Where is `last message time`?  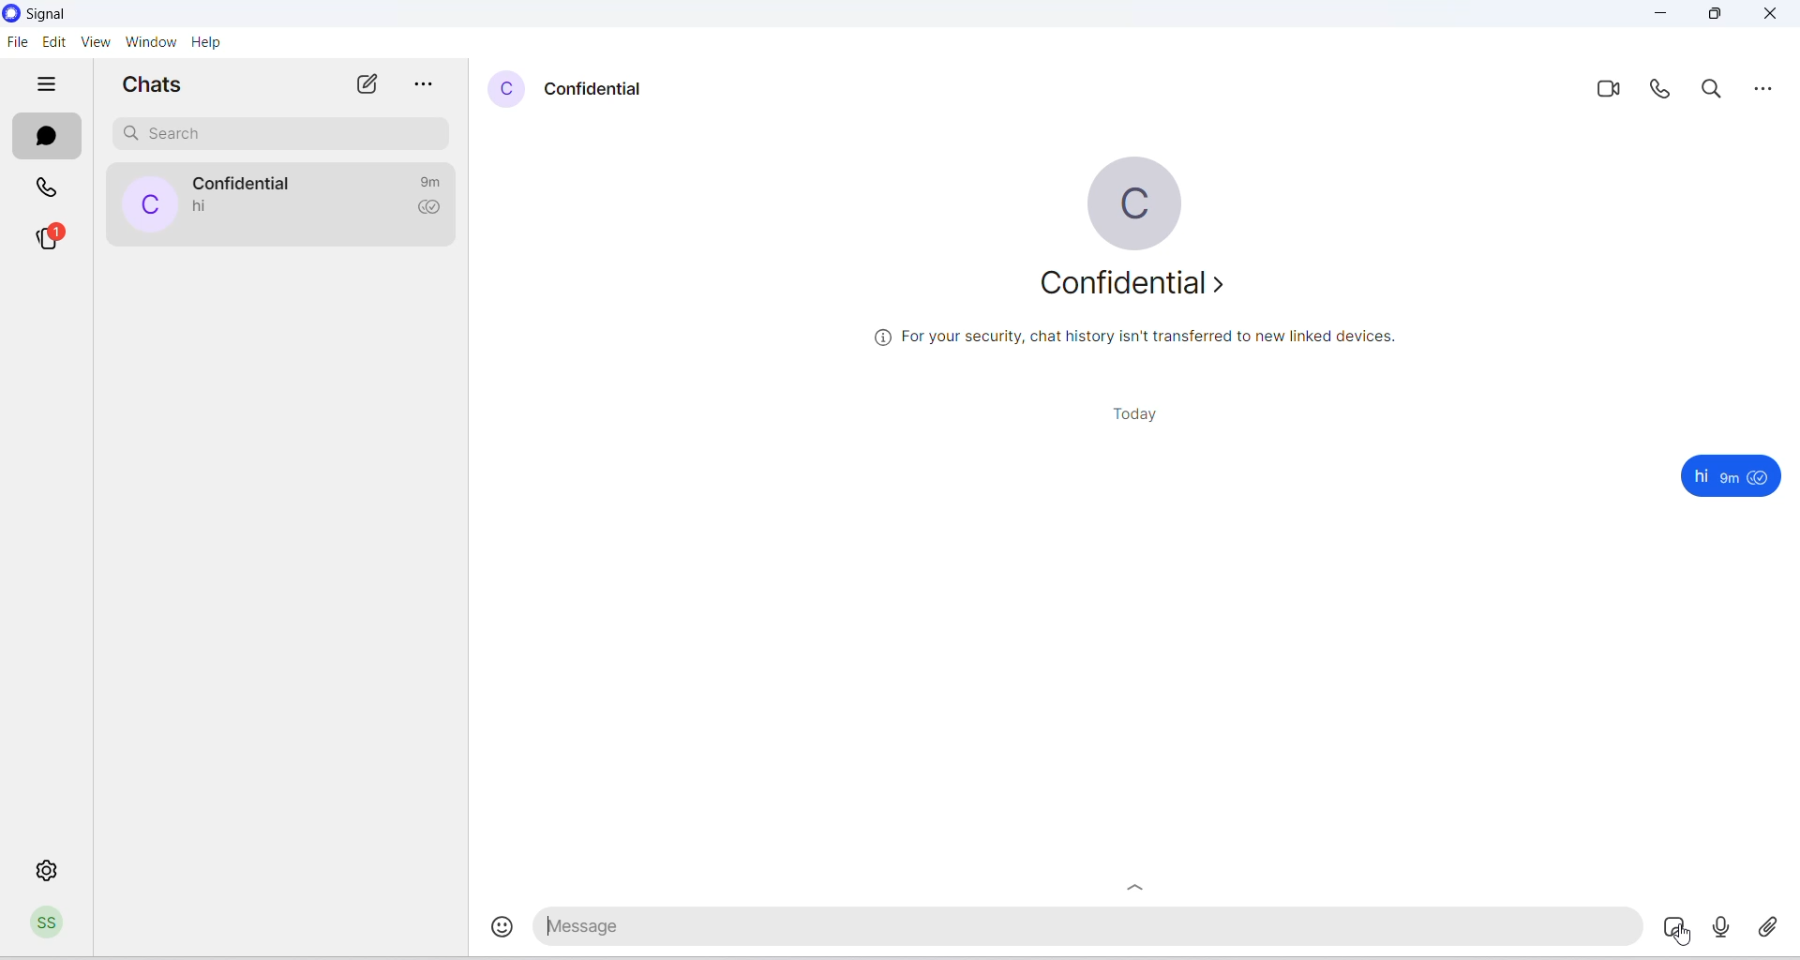 last message time is located at coordinates (435, 180).